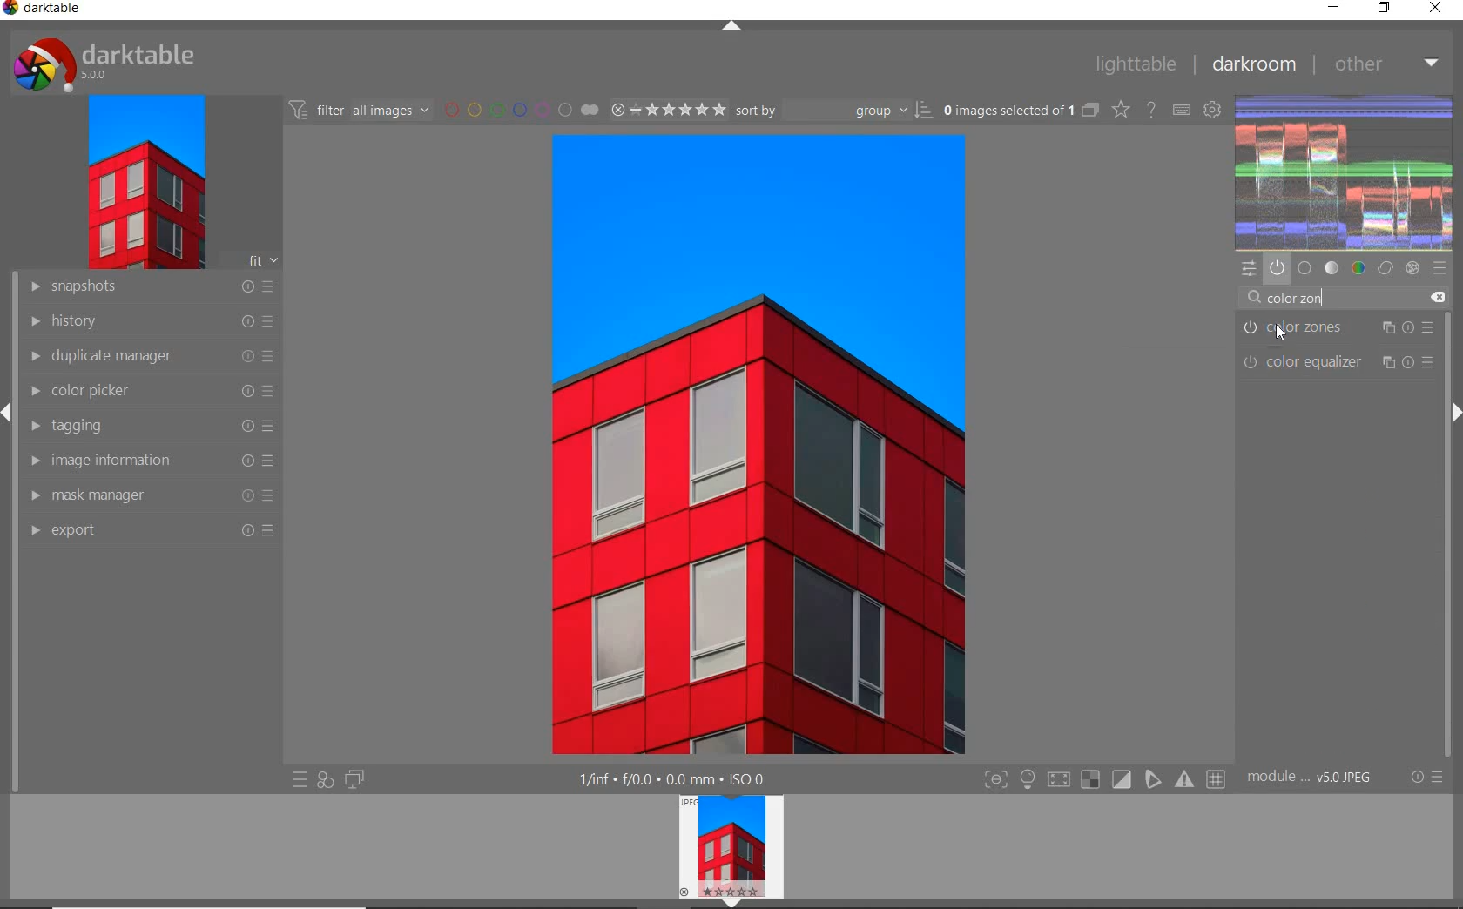 The height and width of the screenshot is (909, 1463). What do you see at coordinates (1426, 778) in the screenshot?
I see `reset or presets & preferences` at bounding box center [1426, 778].